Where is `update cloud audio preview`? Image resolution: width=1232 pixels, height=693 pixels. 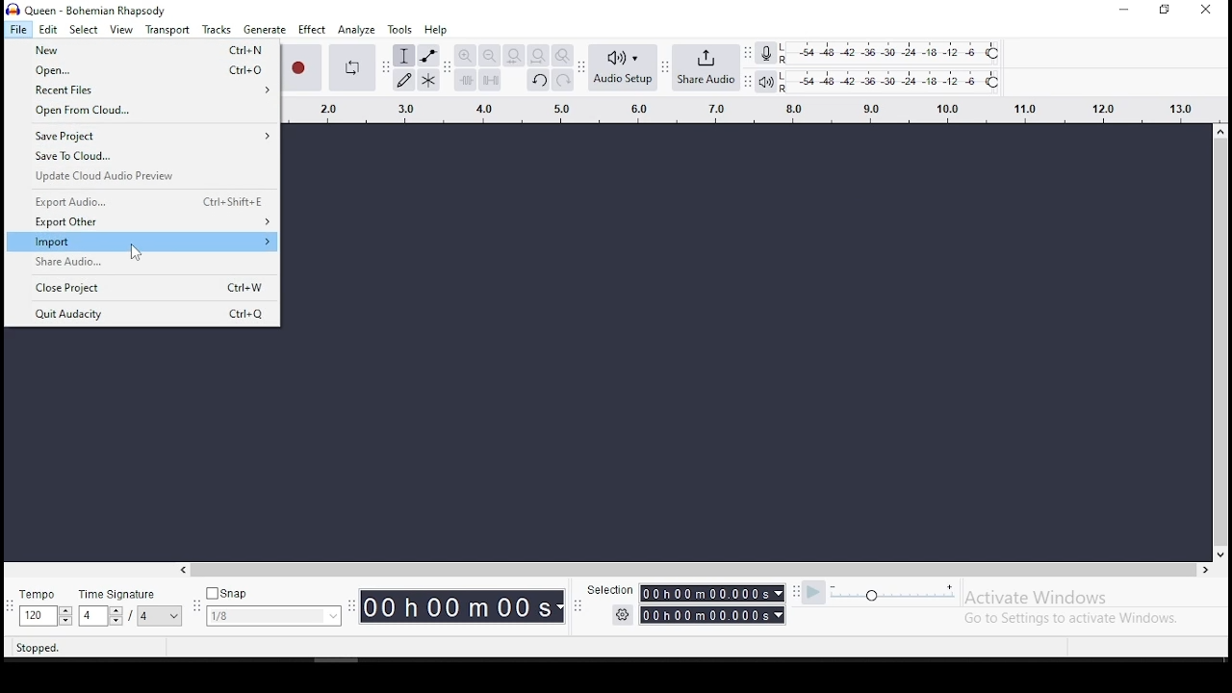
update cloud audio preview is located at coordinates (141, 177).